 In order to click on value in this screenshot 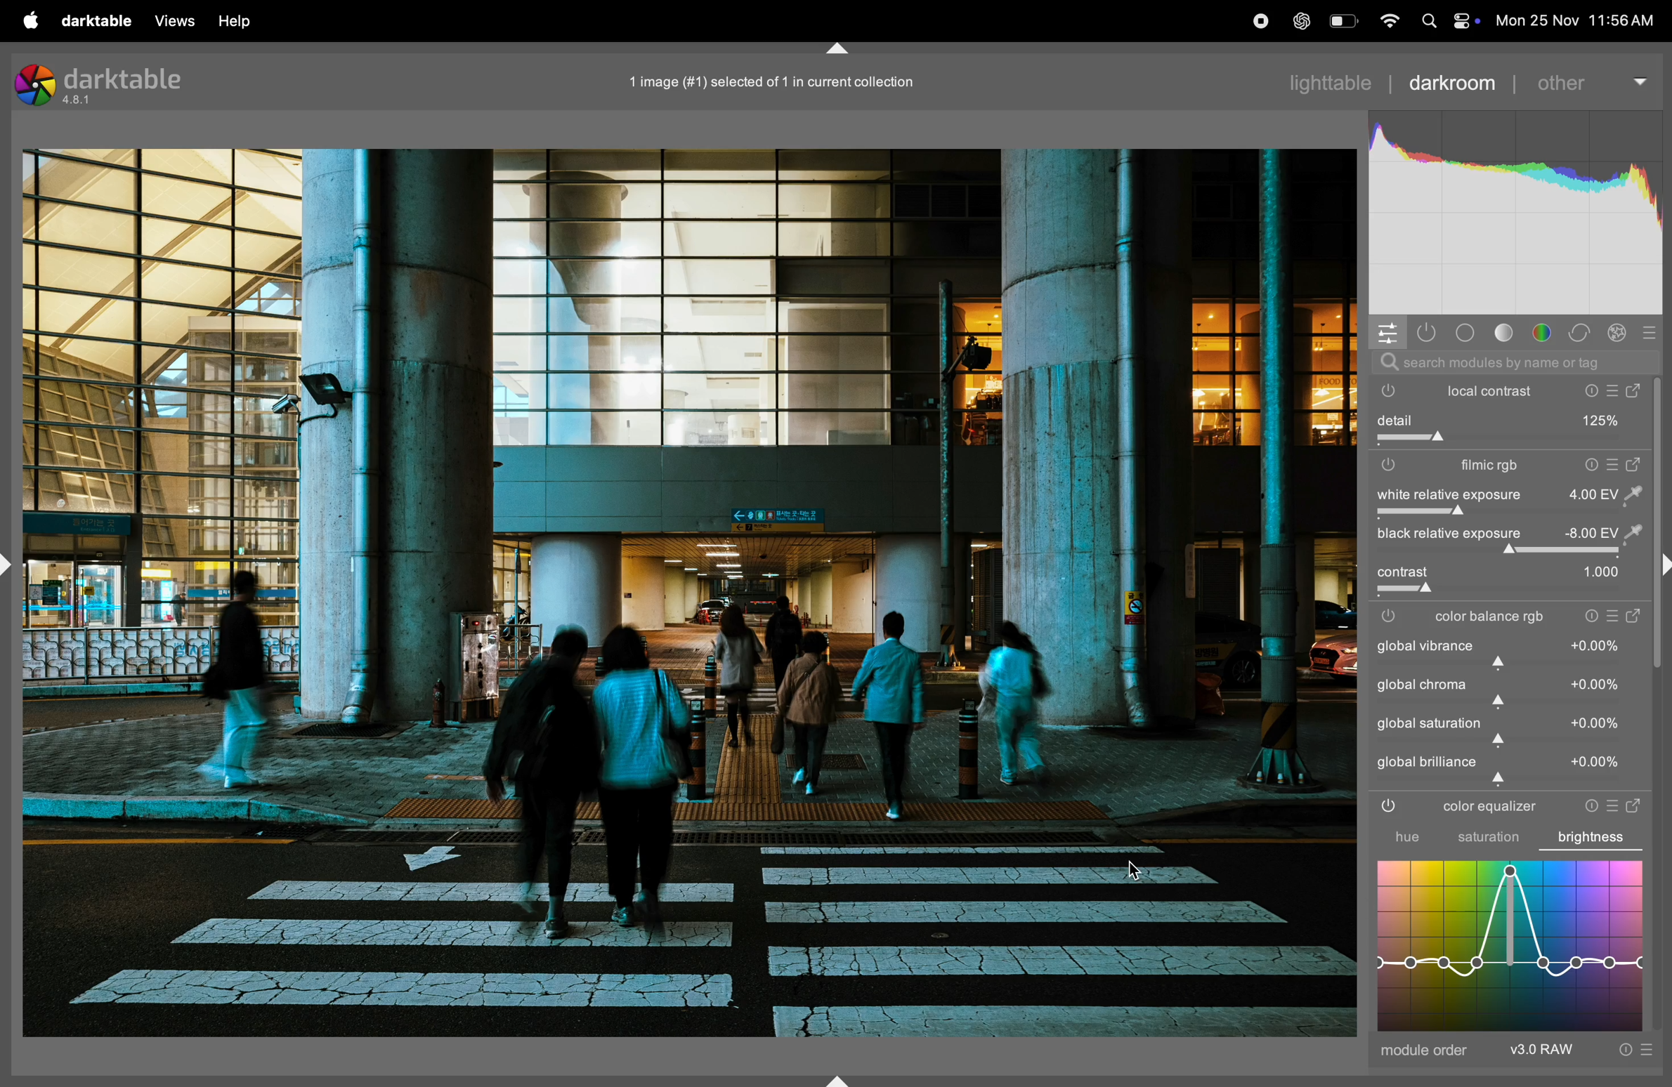, I will do `click(1603, 533)`.